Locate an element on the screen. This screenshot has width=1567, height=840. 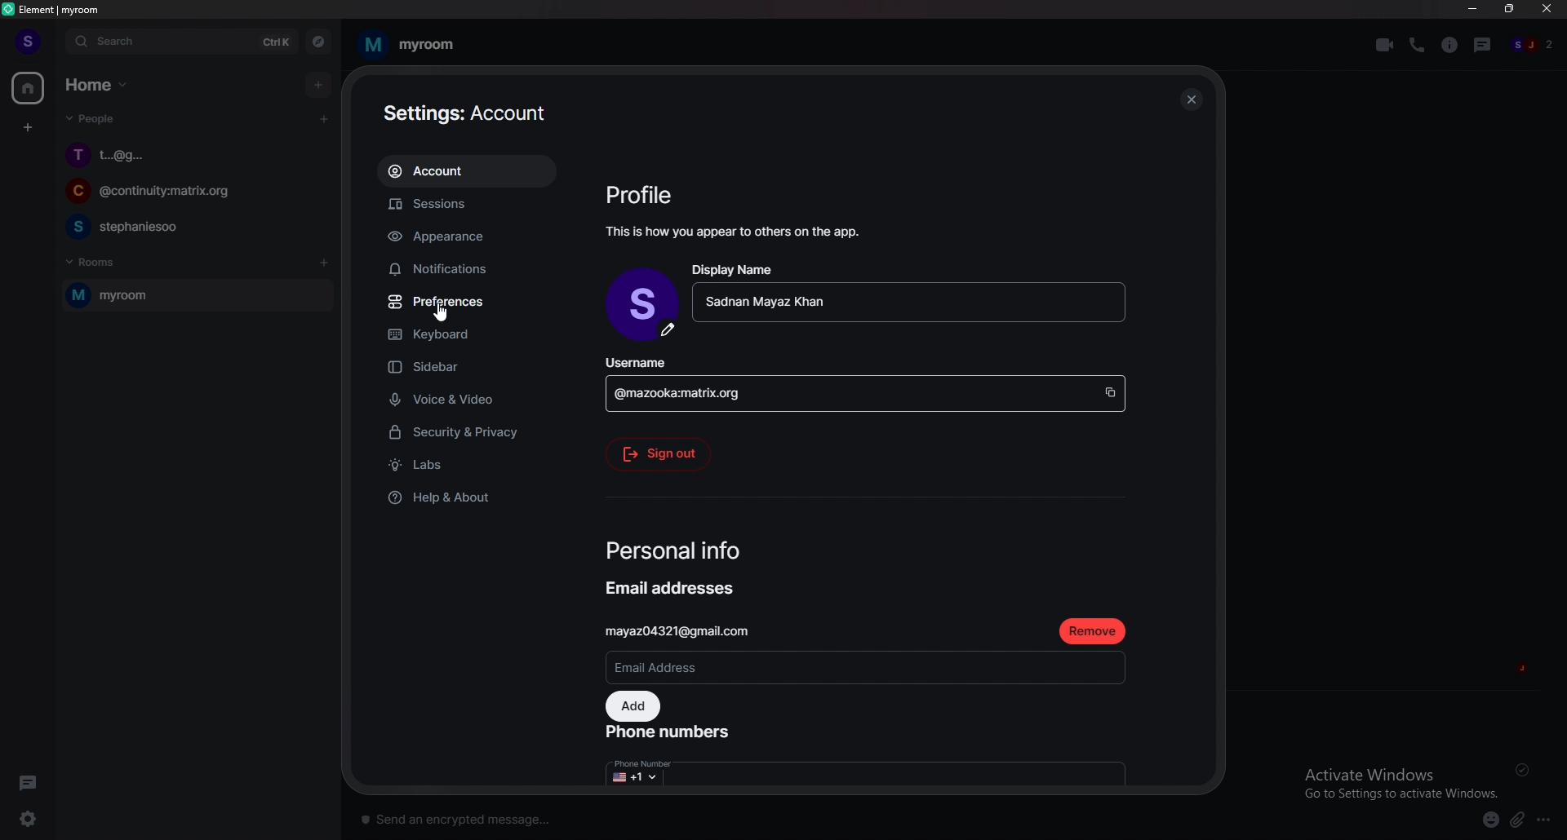
room is located at coordinates (193, 296).